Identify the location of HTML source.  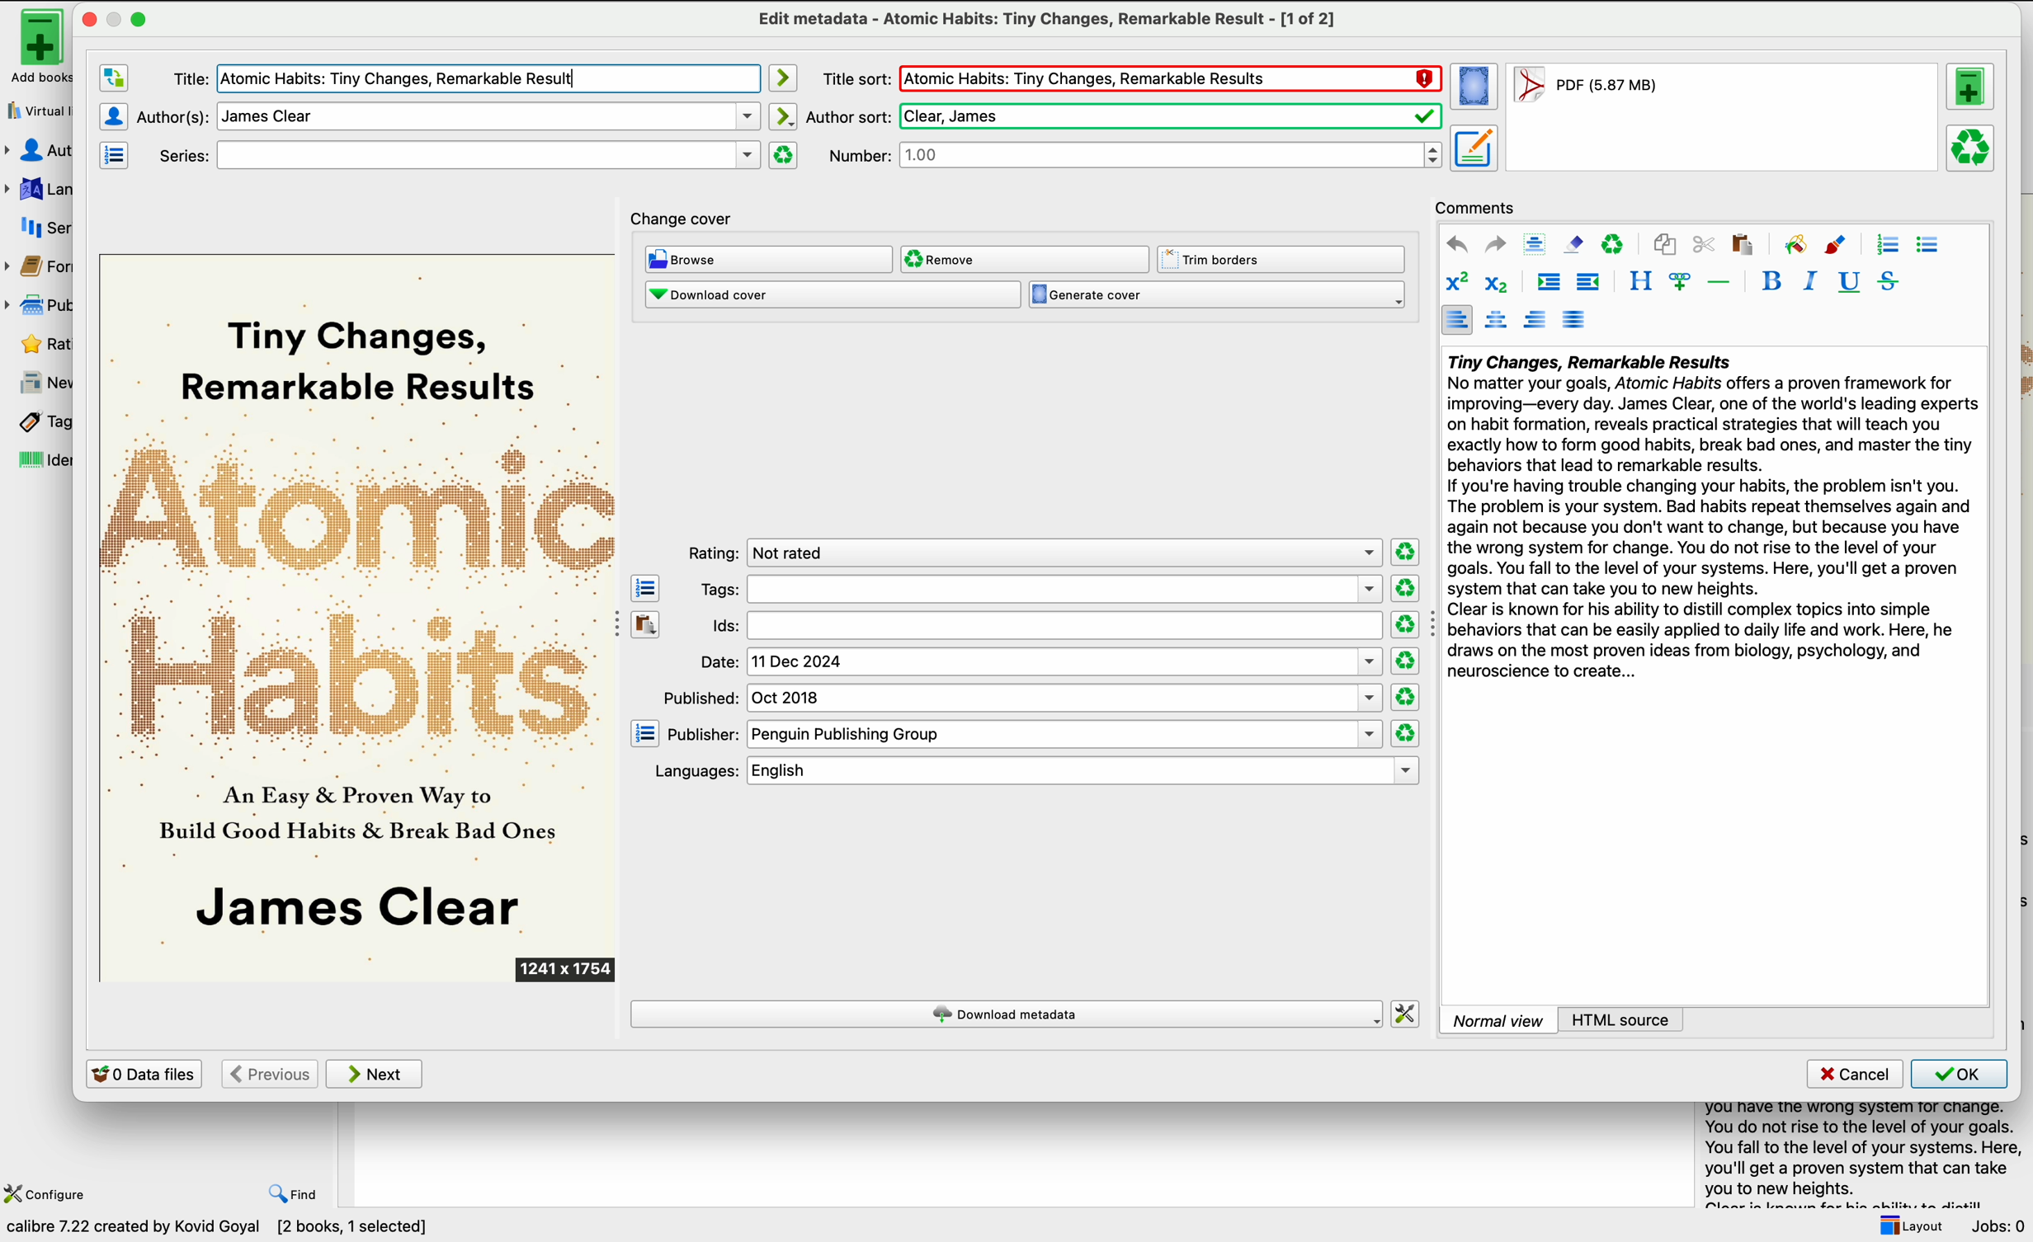
(1621, 1019).